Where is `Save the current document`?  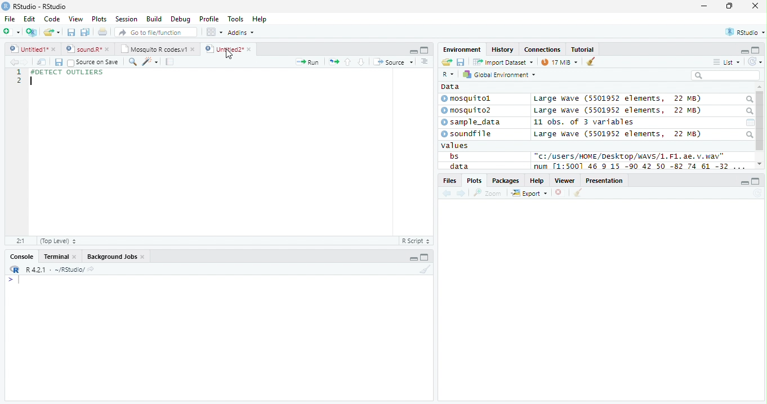 Save the current document is located at coordinates (71, 32).